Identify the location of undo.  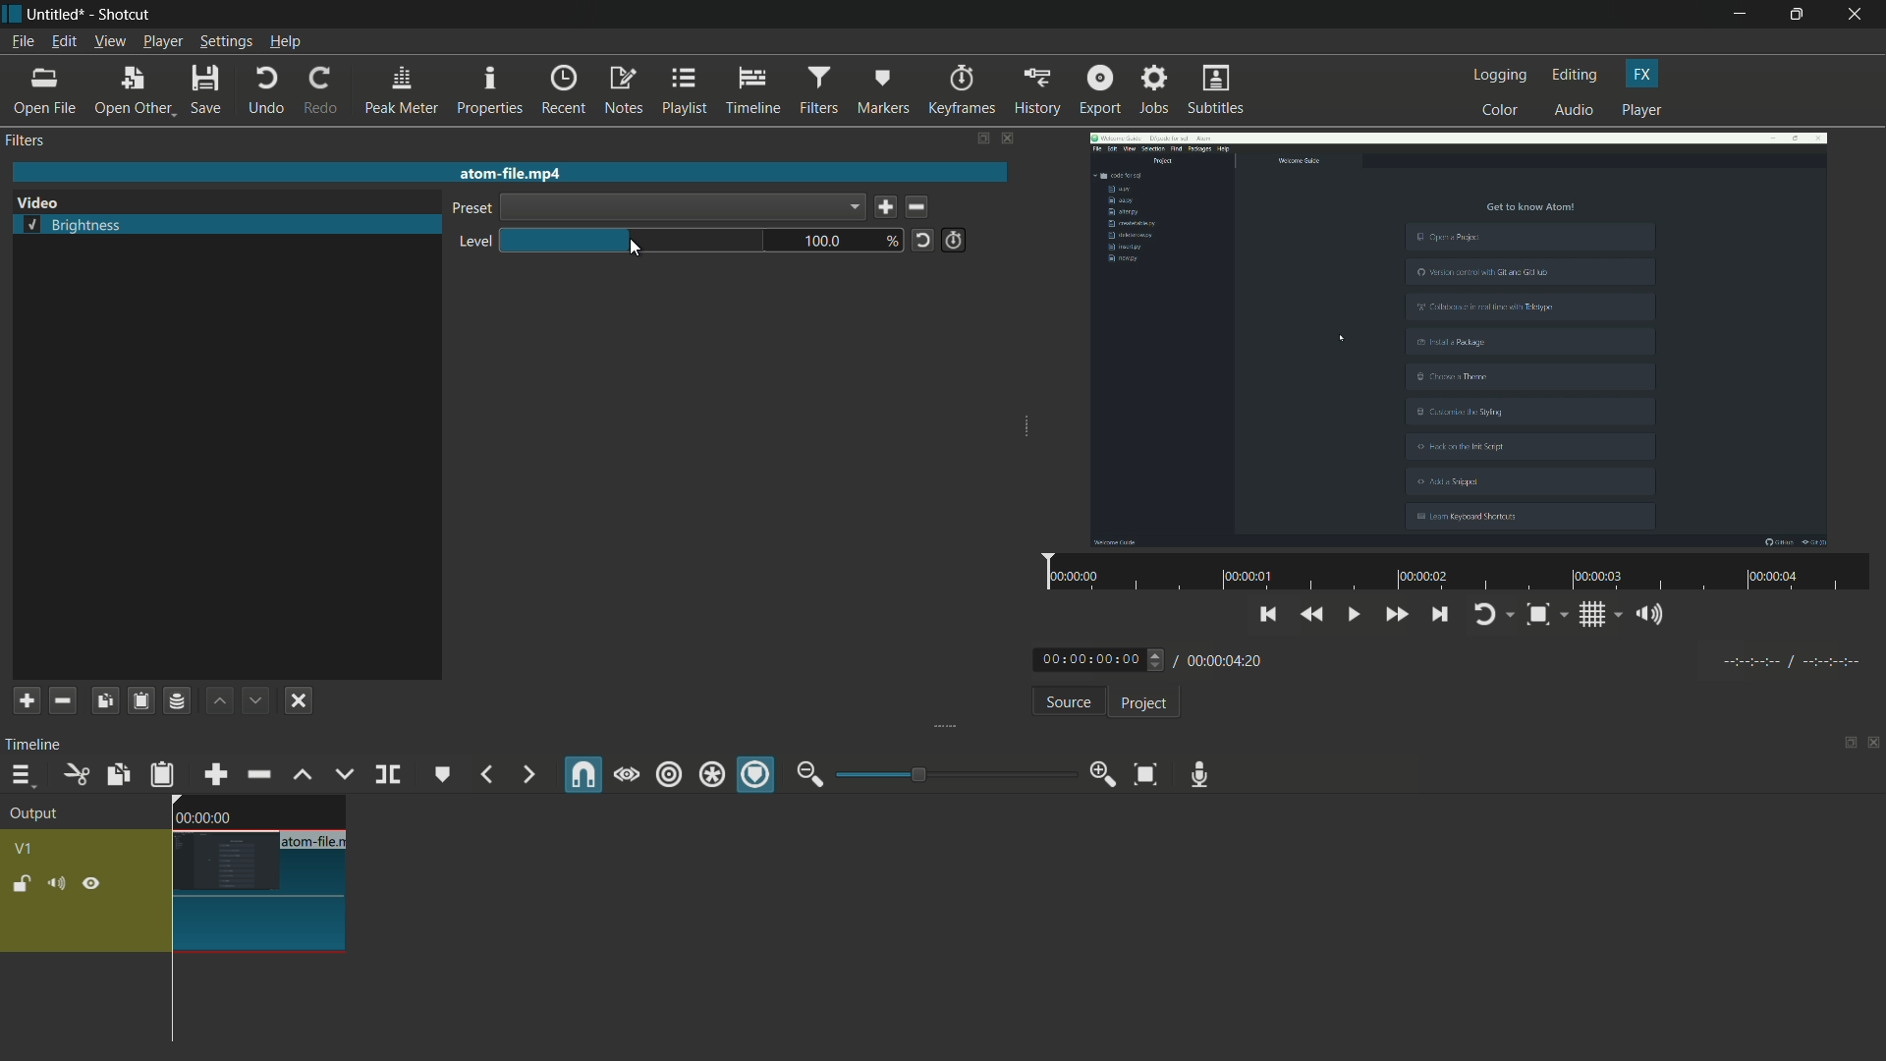
(265, 90).